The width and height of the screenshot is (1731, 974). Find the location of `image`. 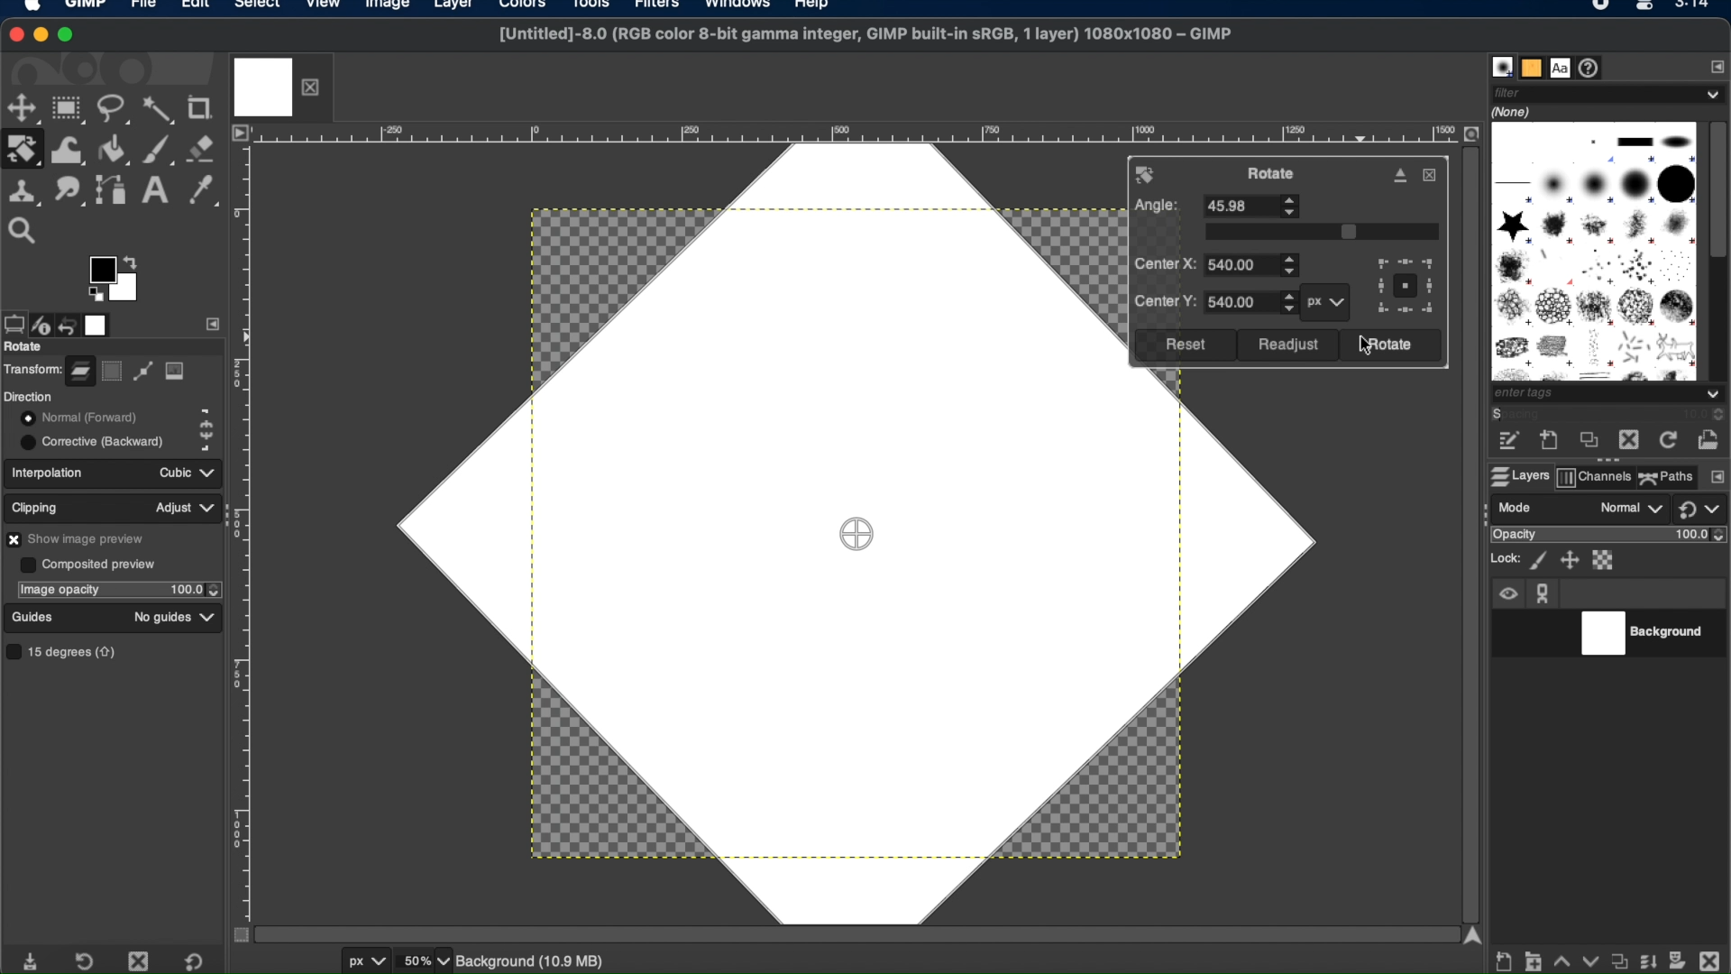

image is located at coordinates (385, 7).